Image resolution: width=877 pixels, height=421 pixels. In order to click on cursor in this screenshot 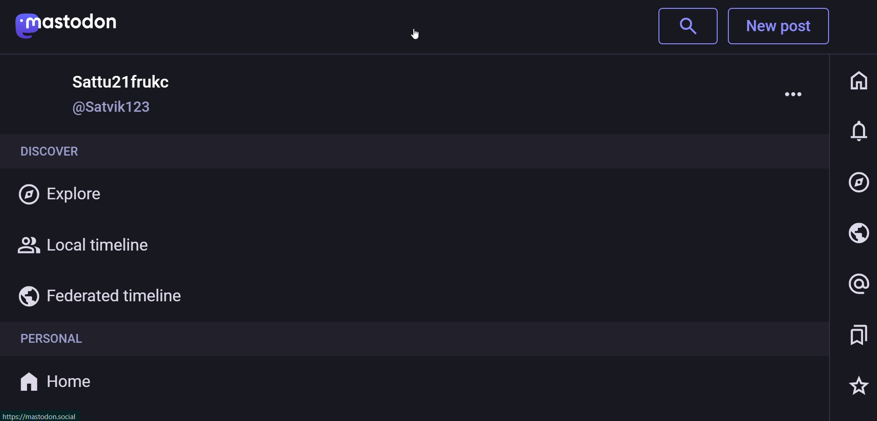, I will do `click(415, 33)`.